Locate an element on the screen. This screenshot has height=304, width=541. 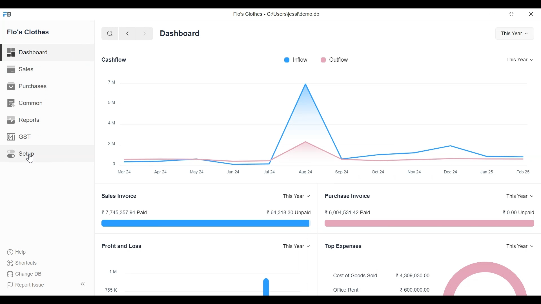
sales invoice is located at coordinates (119, 196).